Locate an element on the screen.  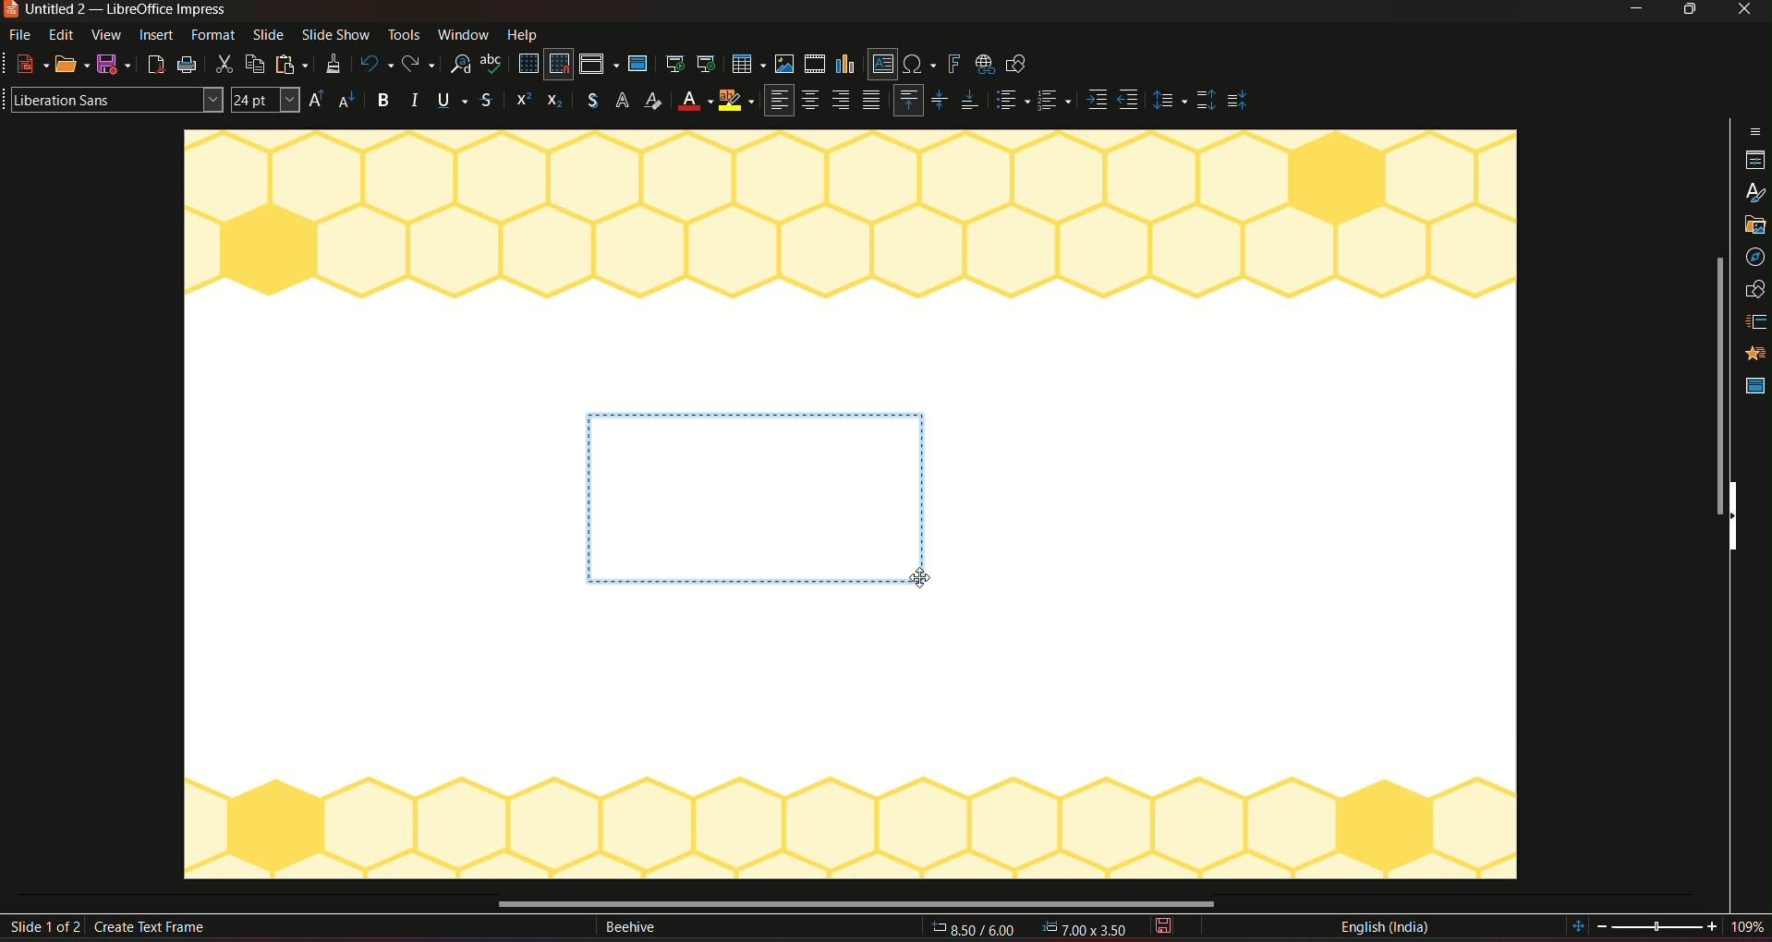
Align top is located at coordinates (907, 99).